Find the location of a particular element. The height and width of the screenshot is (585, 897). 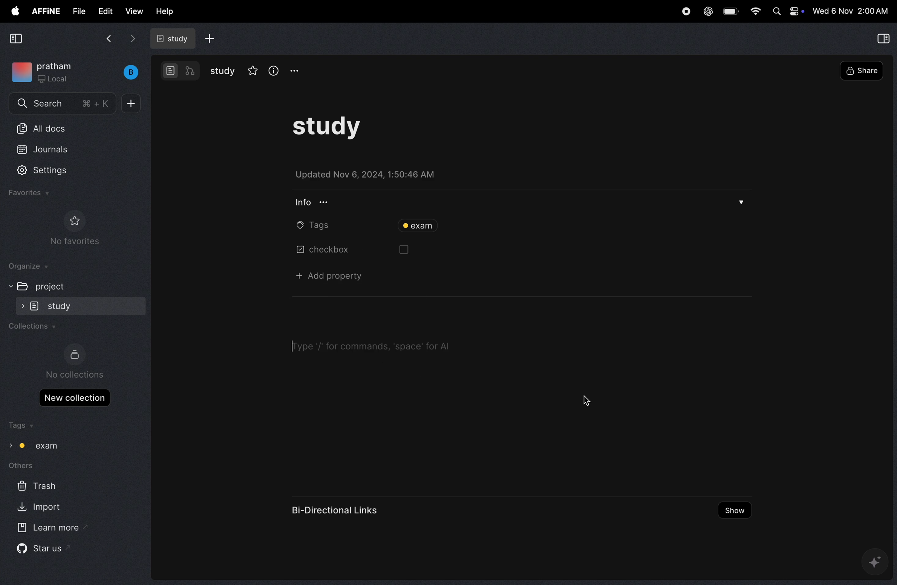

settings is located at coordinates (52, 169).